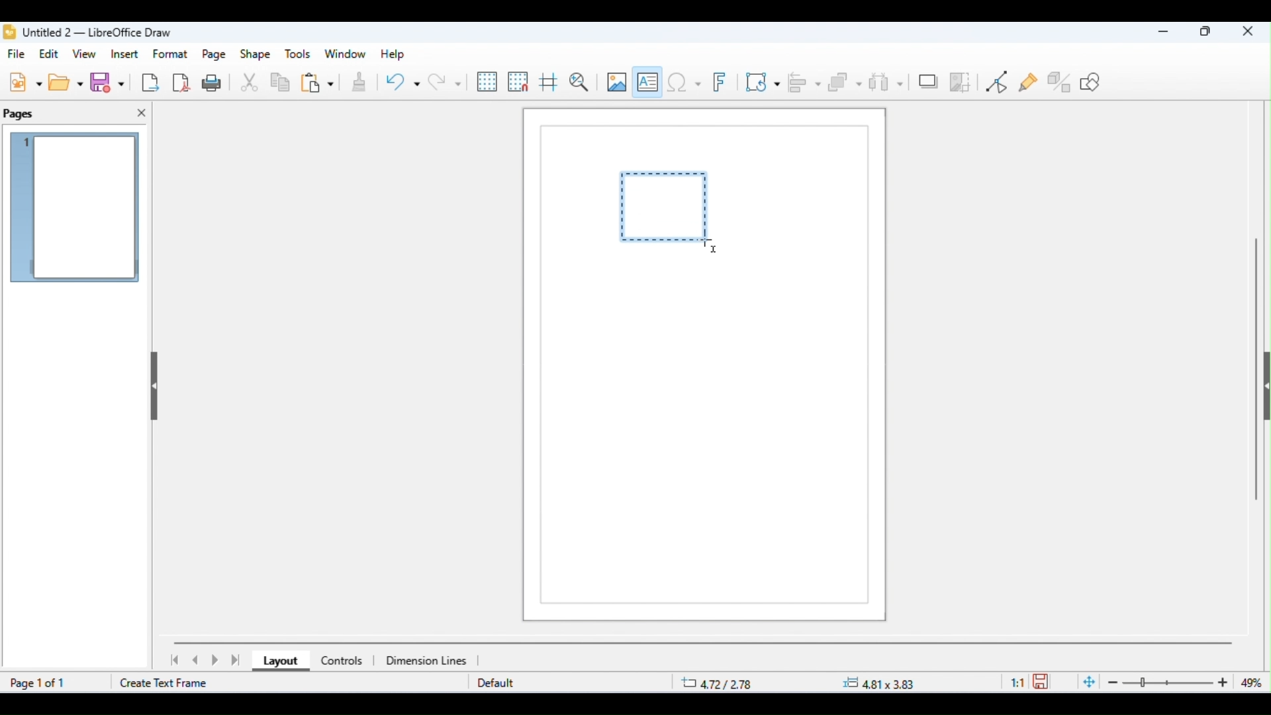  Describe the element at coordinates (110, 83) in the screenshot. I see `save` at that location.